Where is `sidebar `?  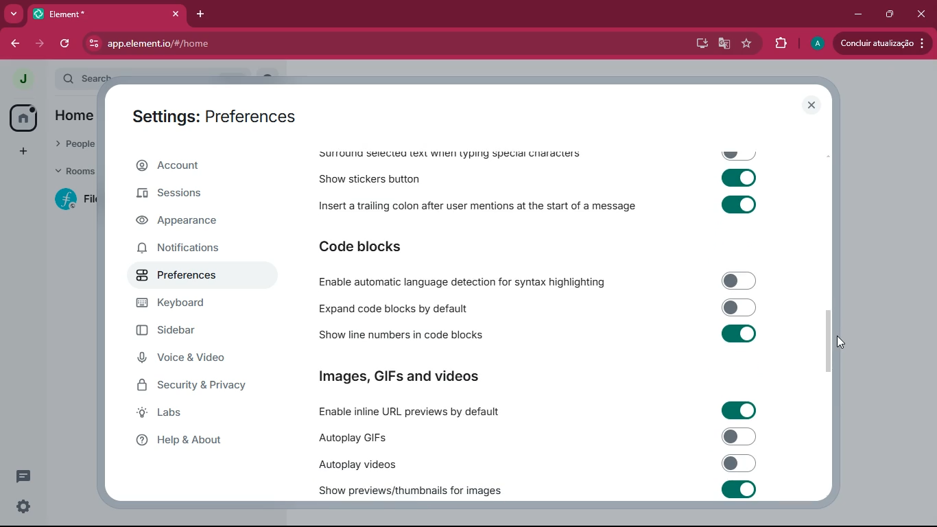
sidebar  is located at coordinates (195, 332).